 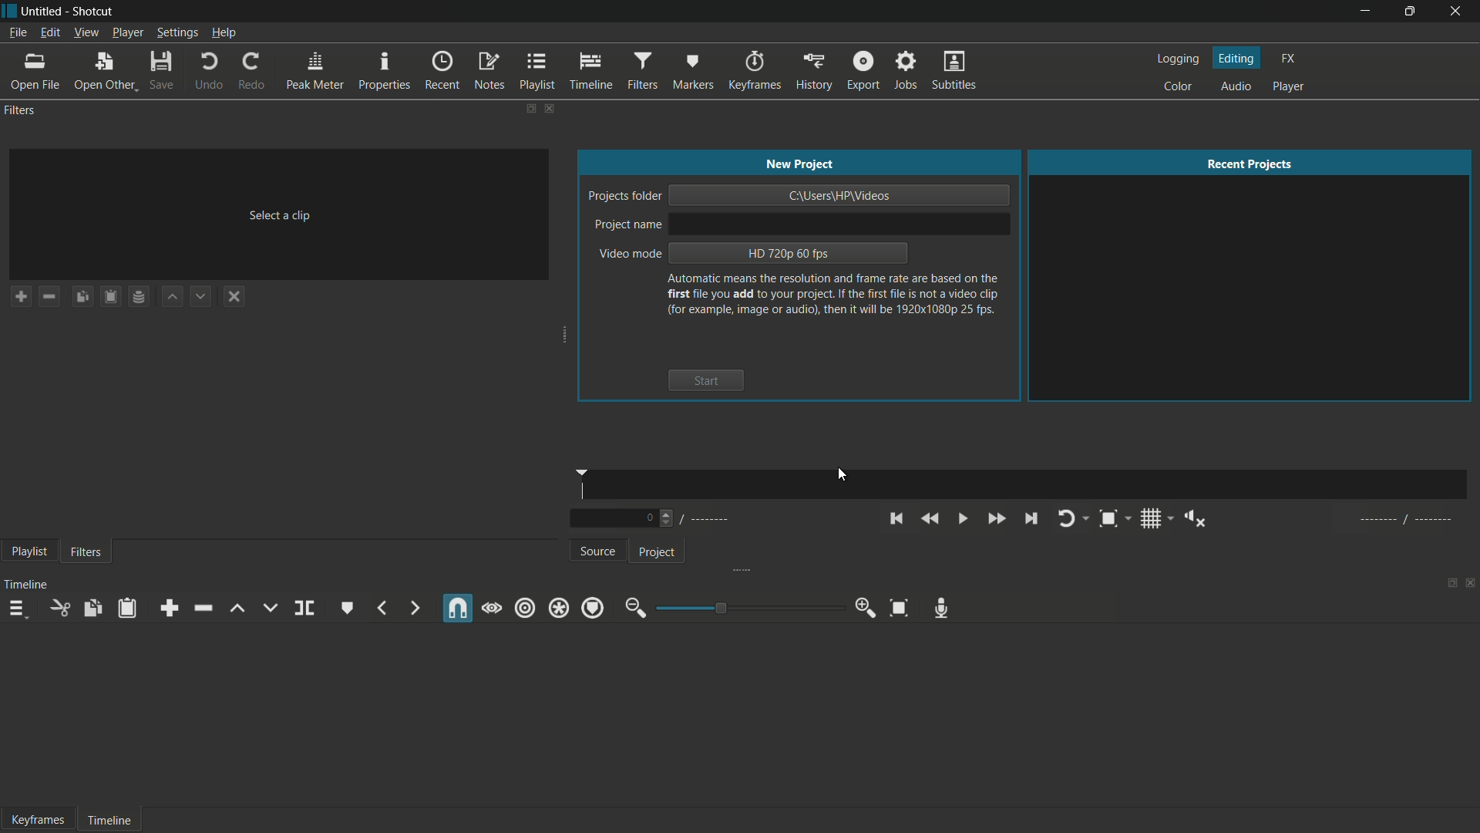 I want to click on project folder, so click(x=623, y=197).